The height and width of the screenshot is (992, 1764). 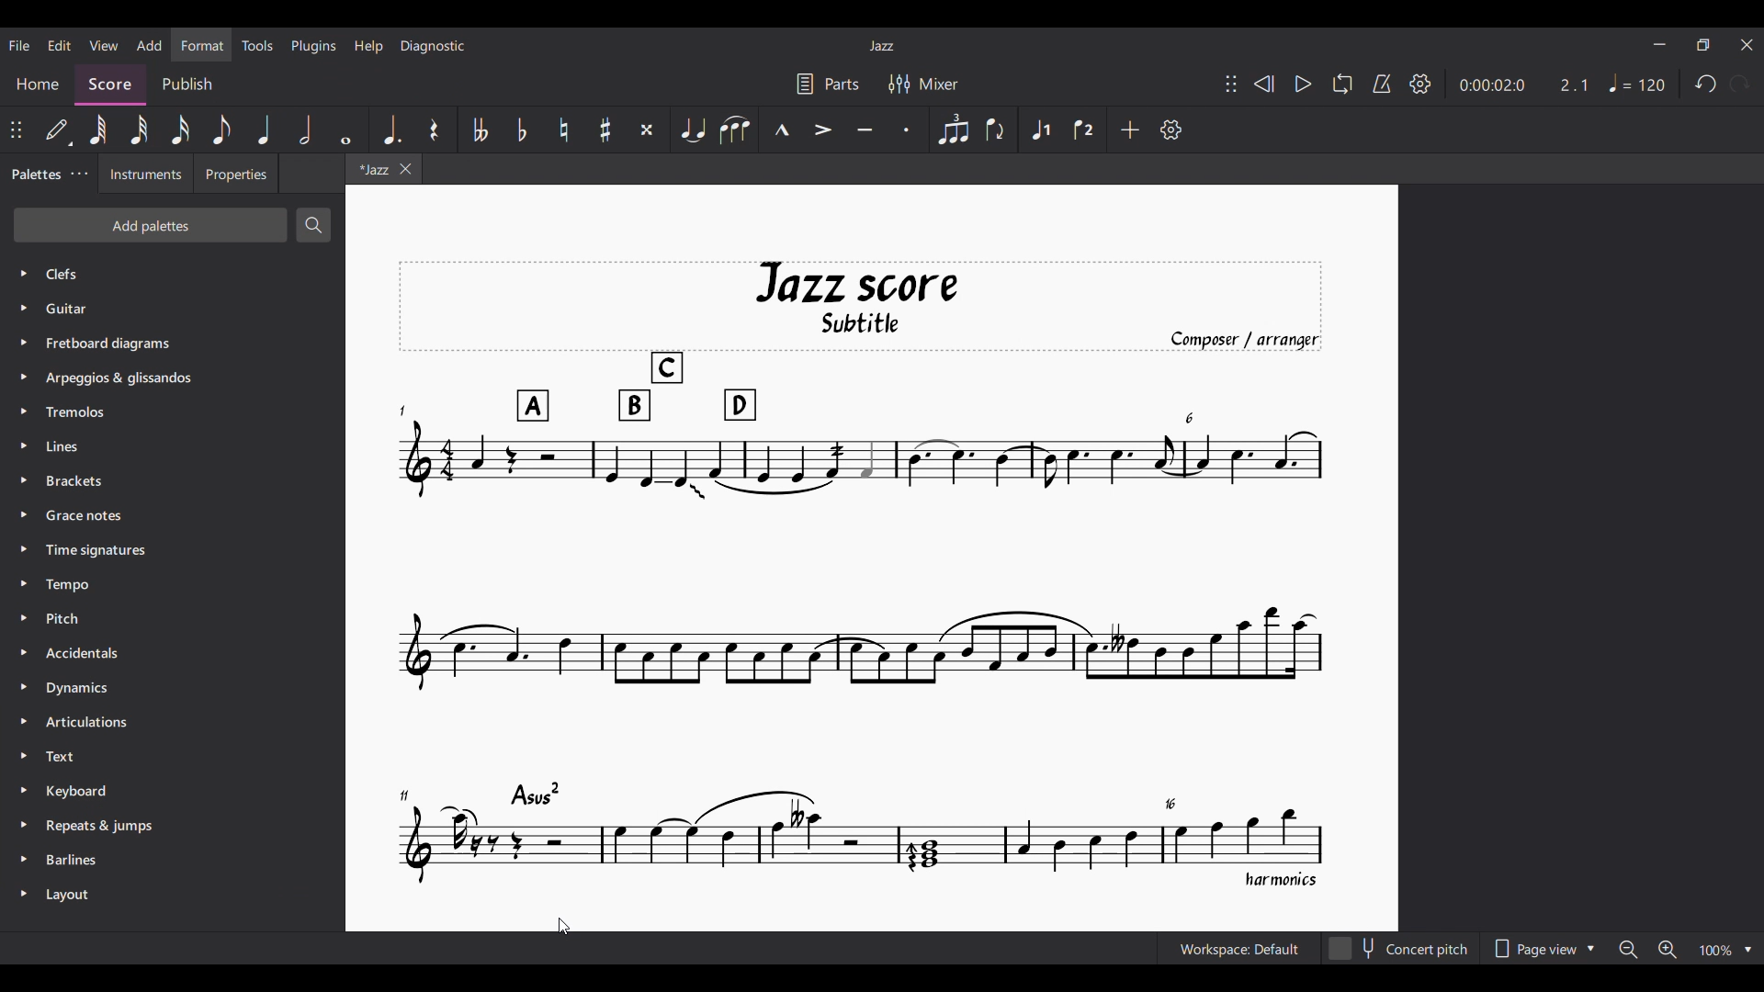 I want to click on Add palettes, so click(x=149, y=225).